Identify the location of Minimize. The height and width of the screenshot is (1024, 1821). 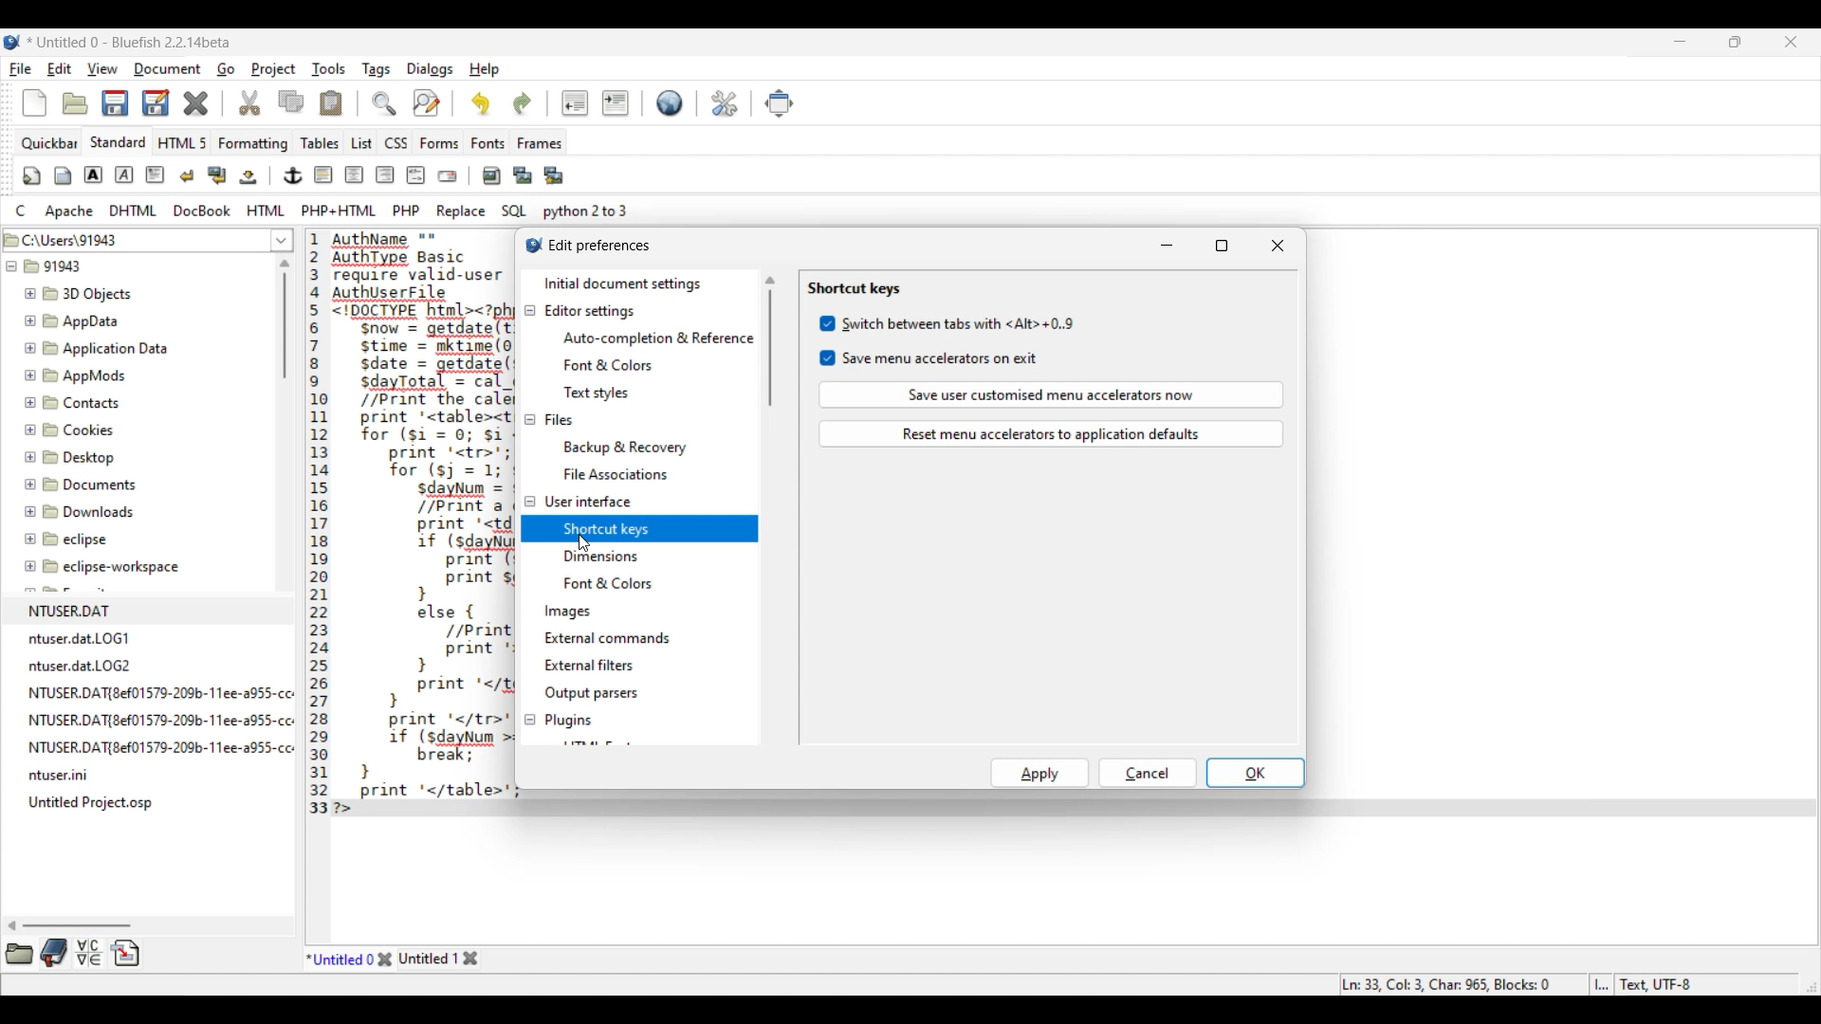
(1681, 42).